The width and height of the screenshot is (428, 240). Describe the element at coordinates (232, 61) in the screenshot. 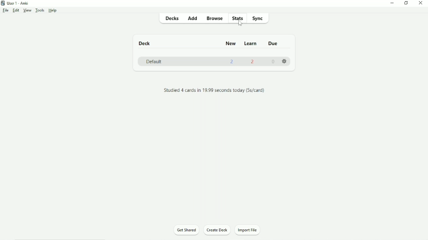

I see `2` at that location.